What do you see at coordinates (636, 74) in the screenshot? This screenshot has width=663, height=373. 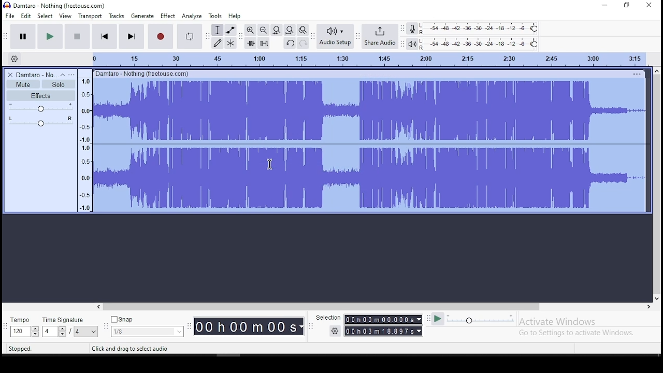 I see `menu` at bounding box center [636, 74].